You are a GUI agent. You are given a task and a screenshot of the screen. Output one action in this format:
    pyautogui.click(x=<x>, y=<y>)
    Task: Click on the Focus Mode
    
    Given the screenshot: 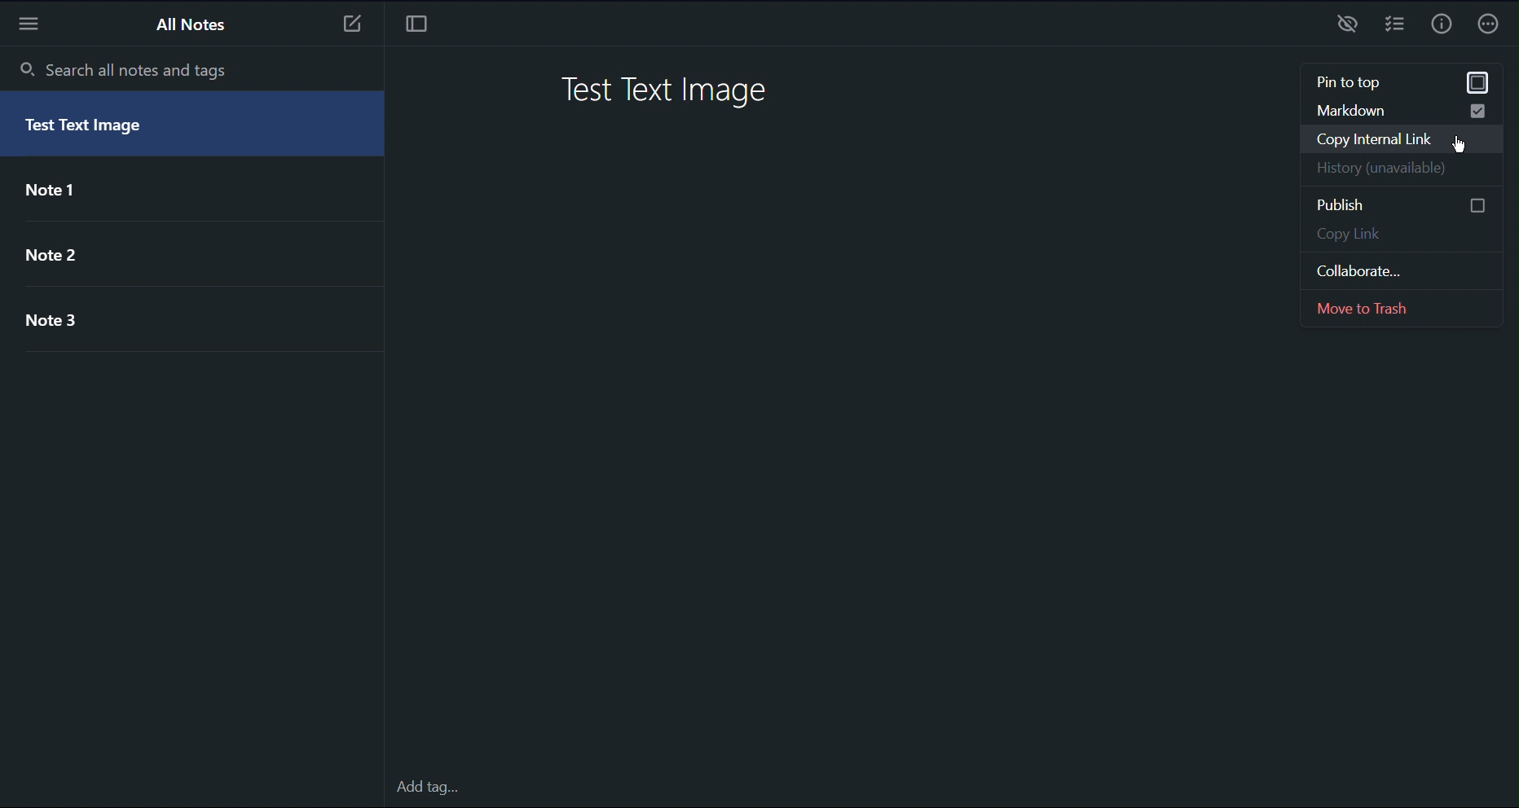 What is the action you would take?
    pyautogui.click(x=416, y=29)
    